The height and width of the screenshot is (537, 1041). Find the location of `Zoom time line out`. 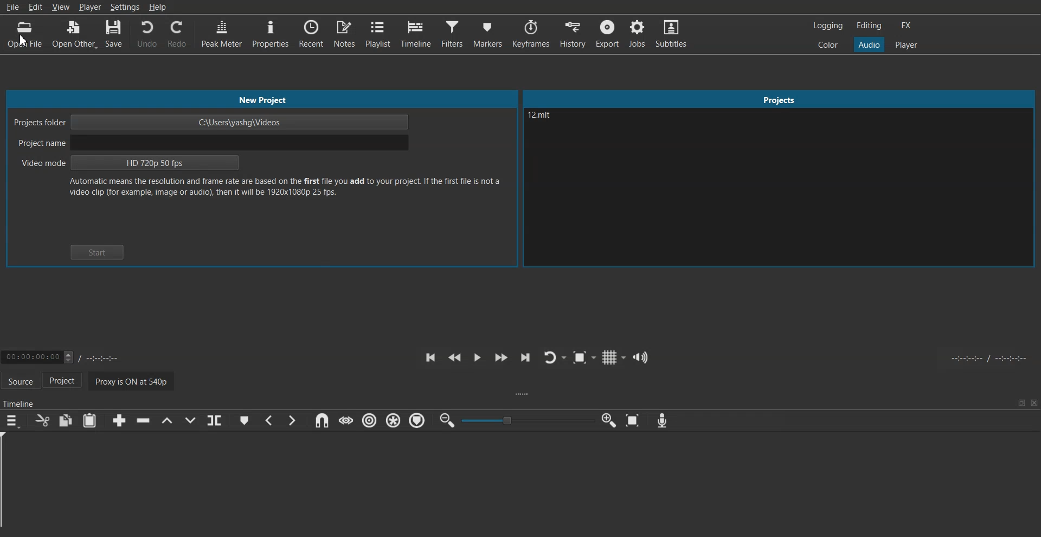

Zoom time line out is located at coordinates (446, 421).